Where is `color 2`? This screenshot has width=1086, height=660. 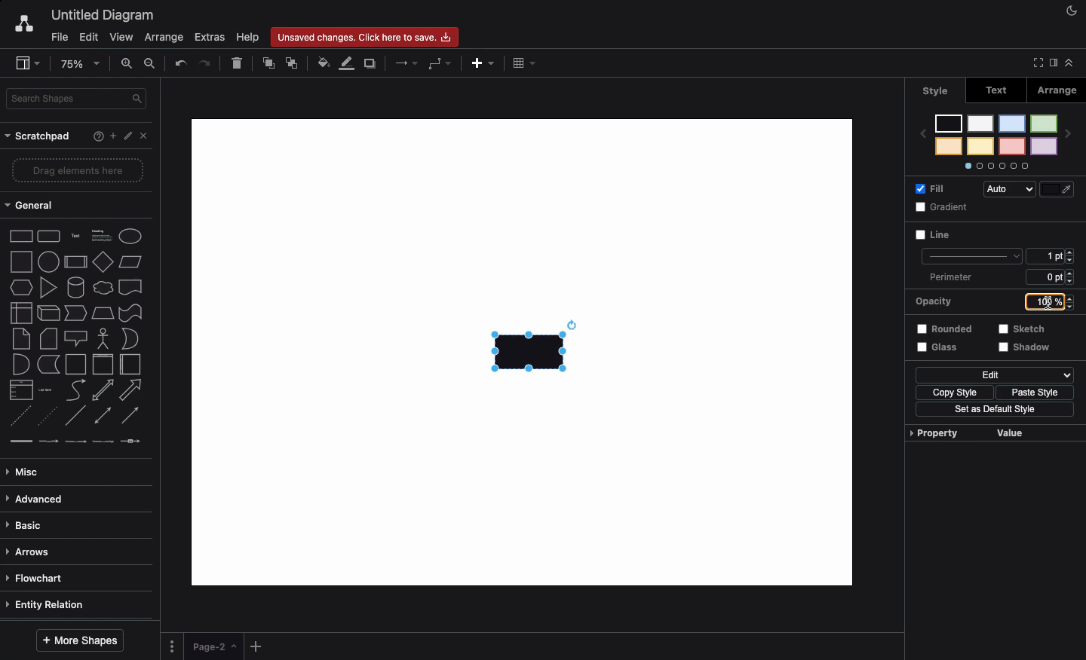
color 2 is located at coordinates (1044, 146).